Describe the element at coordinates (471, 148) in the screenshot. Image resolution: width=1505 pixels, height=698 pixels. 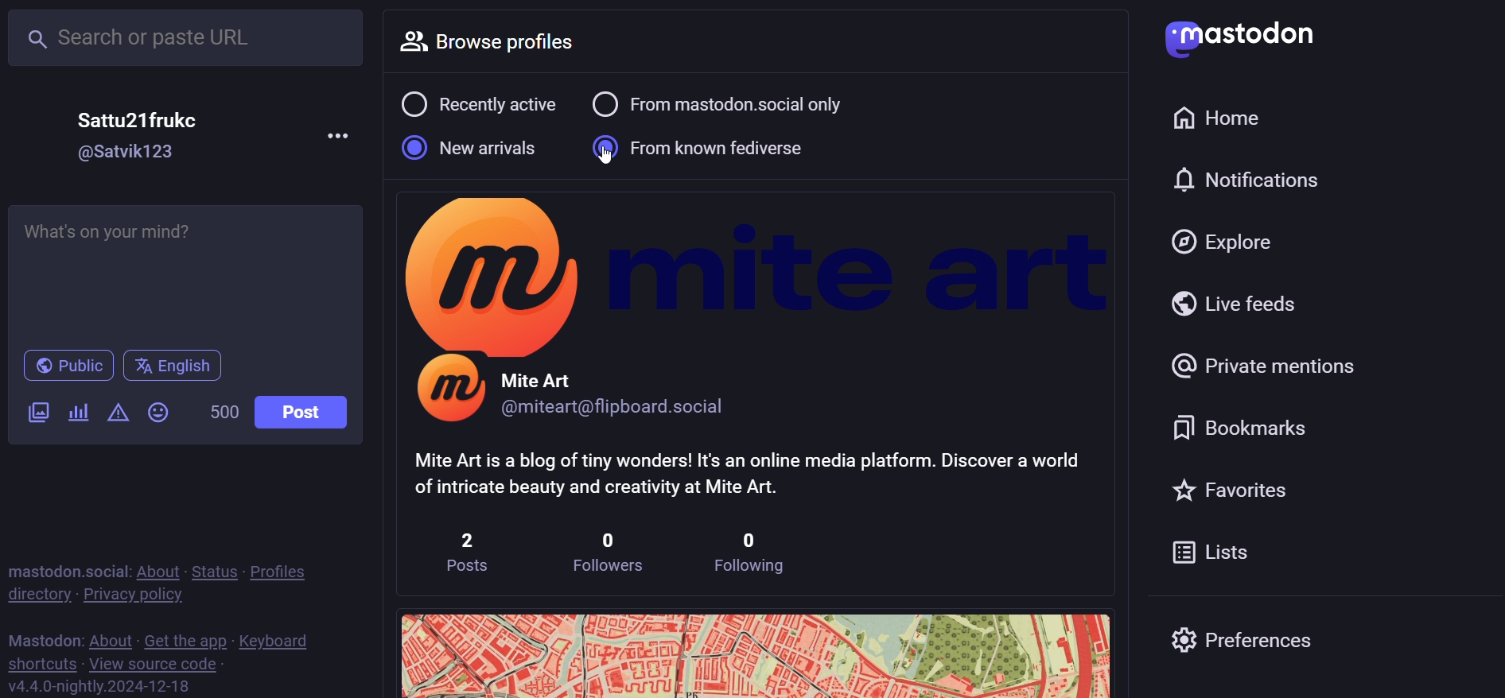
I see `selected new arrival` at that location.